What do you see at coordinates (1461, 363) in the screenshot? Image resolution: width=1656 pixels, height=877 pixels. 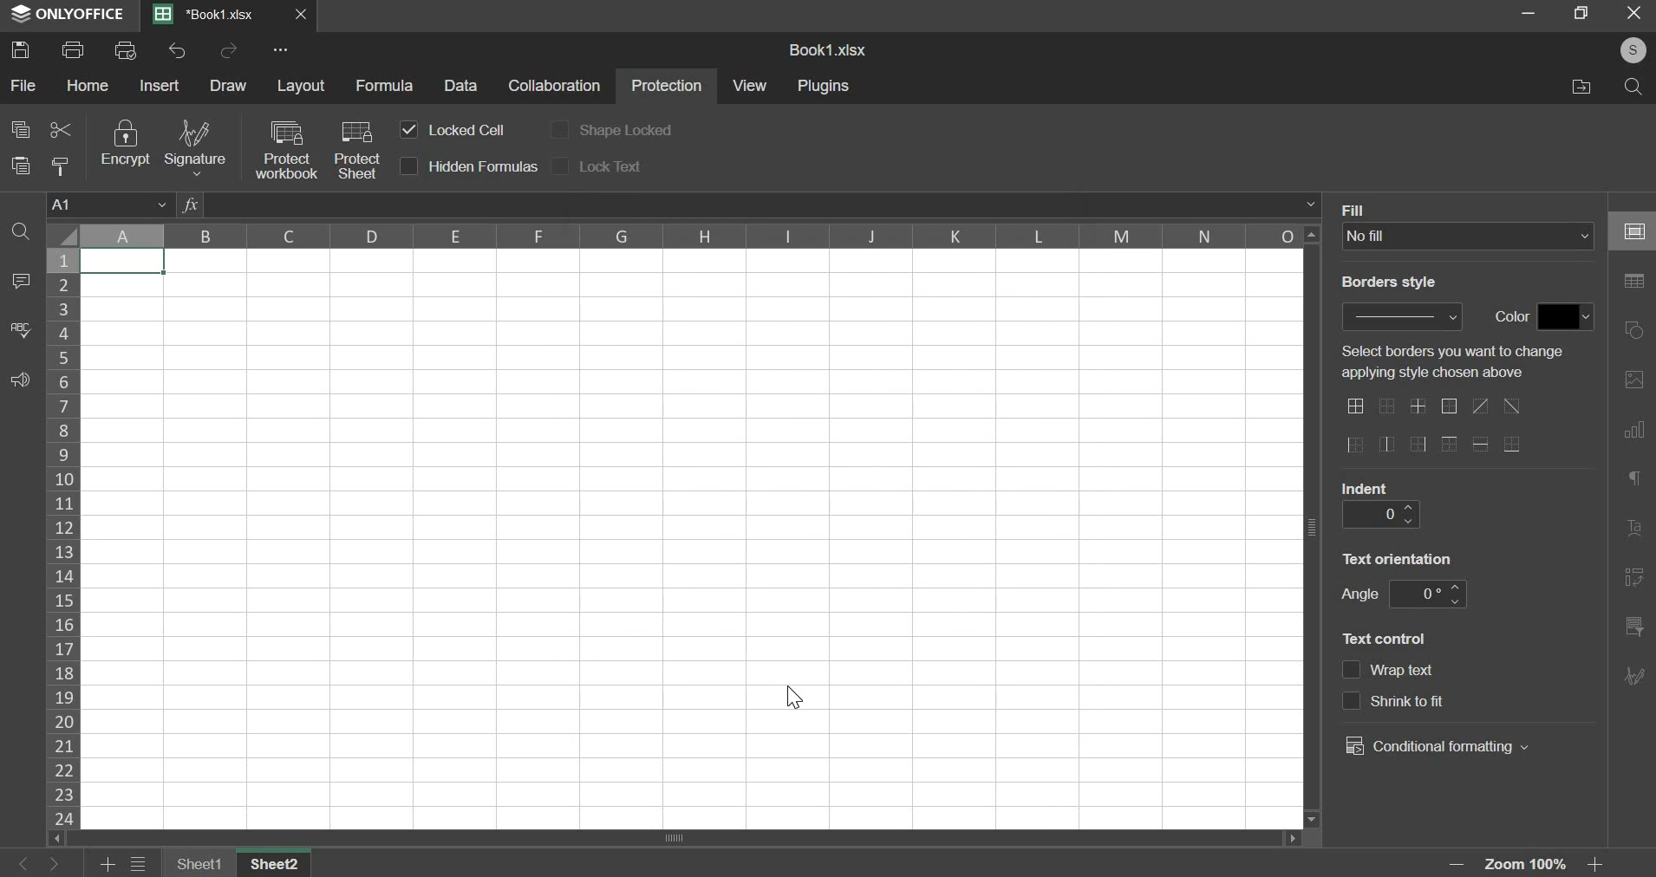 I see `text` at bounding box center [1461, 363].